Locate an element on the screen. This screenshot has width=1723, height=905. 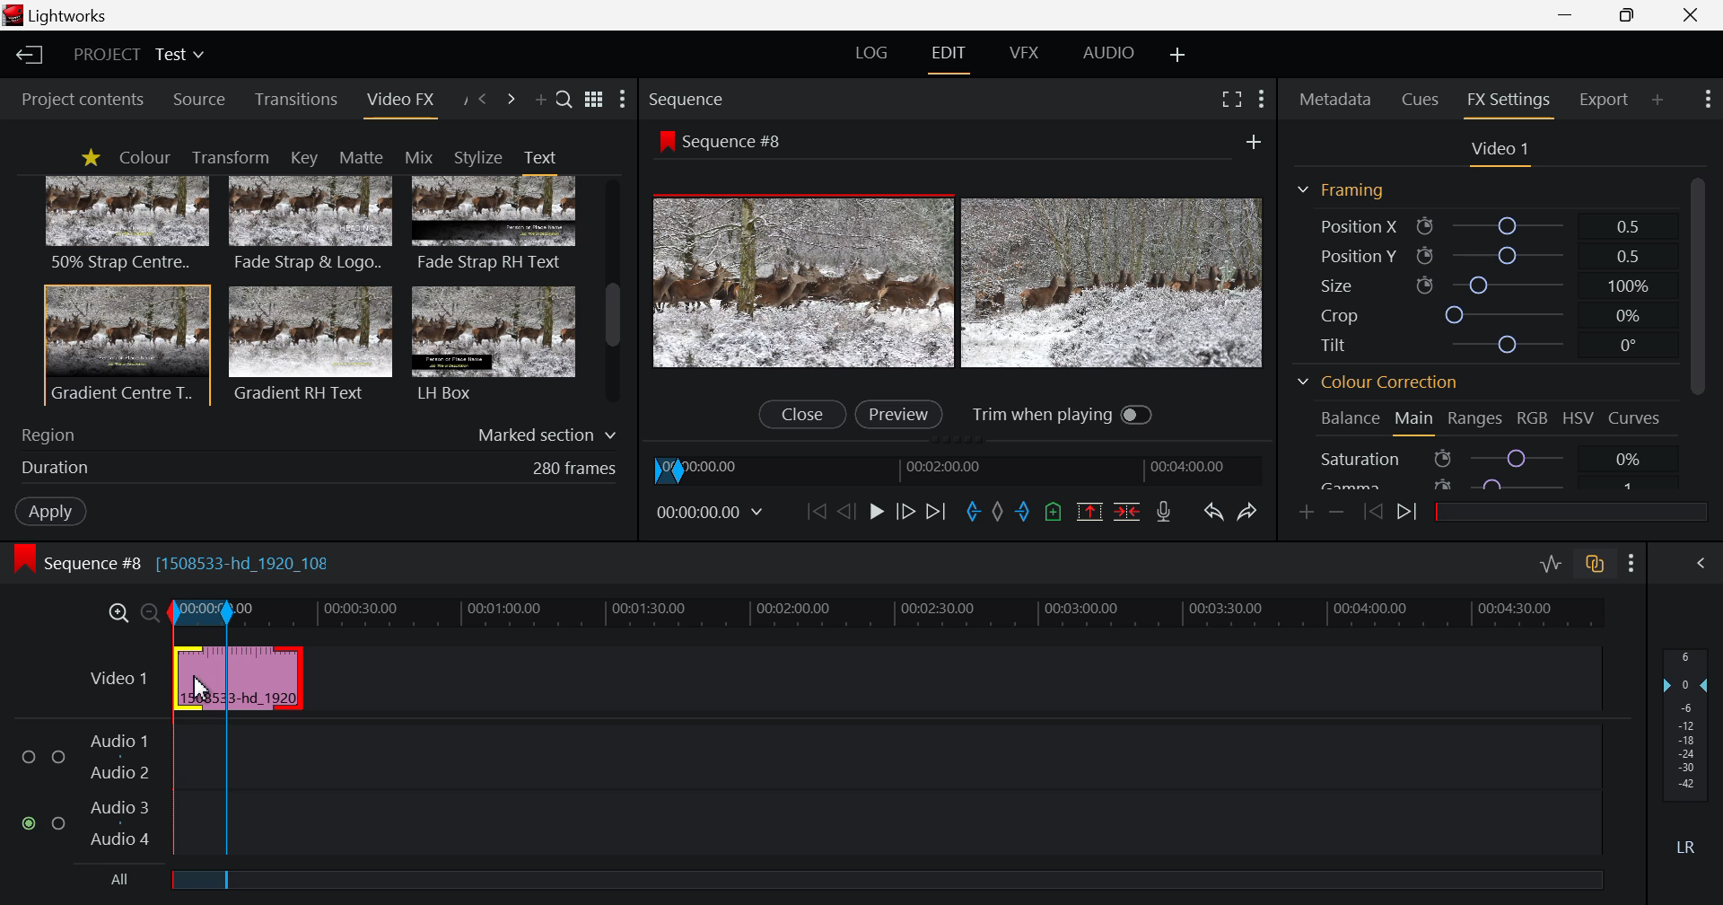
Cues is located at coordinates (1422, 98).